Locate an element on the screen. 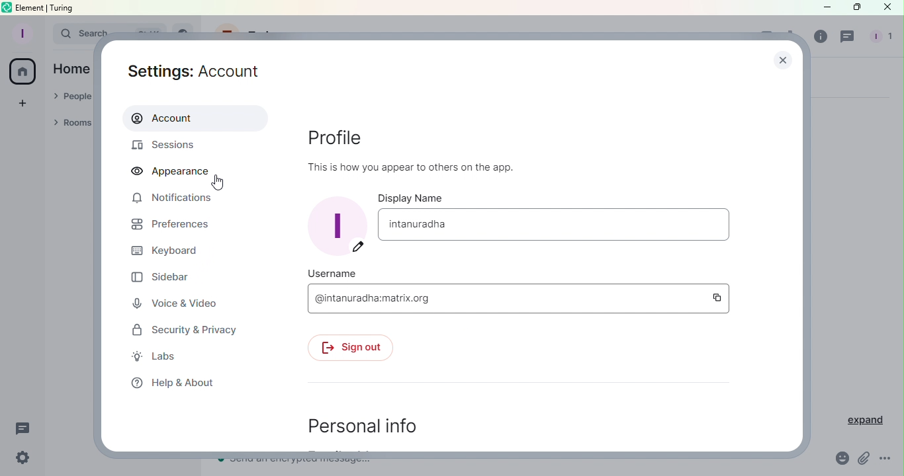 Image resolution: width=904 pixels, height=476 pixels. Username is located at coordinates (508, 297).